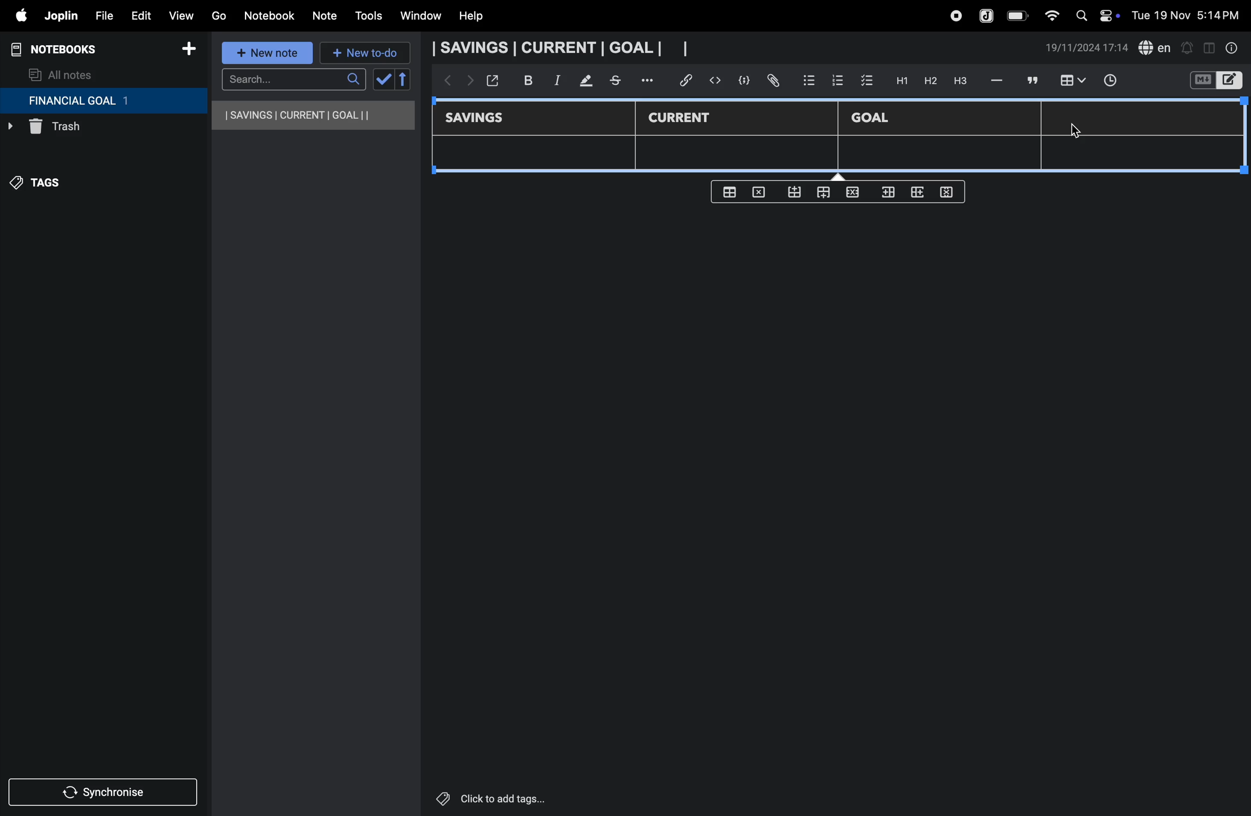  I want to click on tags, so click(43, 188).